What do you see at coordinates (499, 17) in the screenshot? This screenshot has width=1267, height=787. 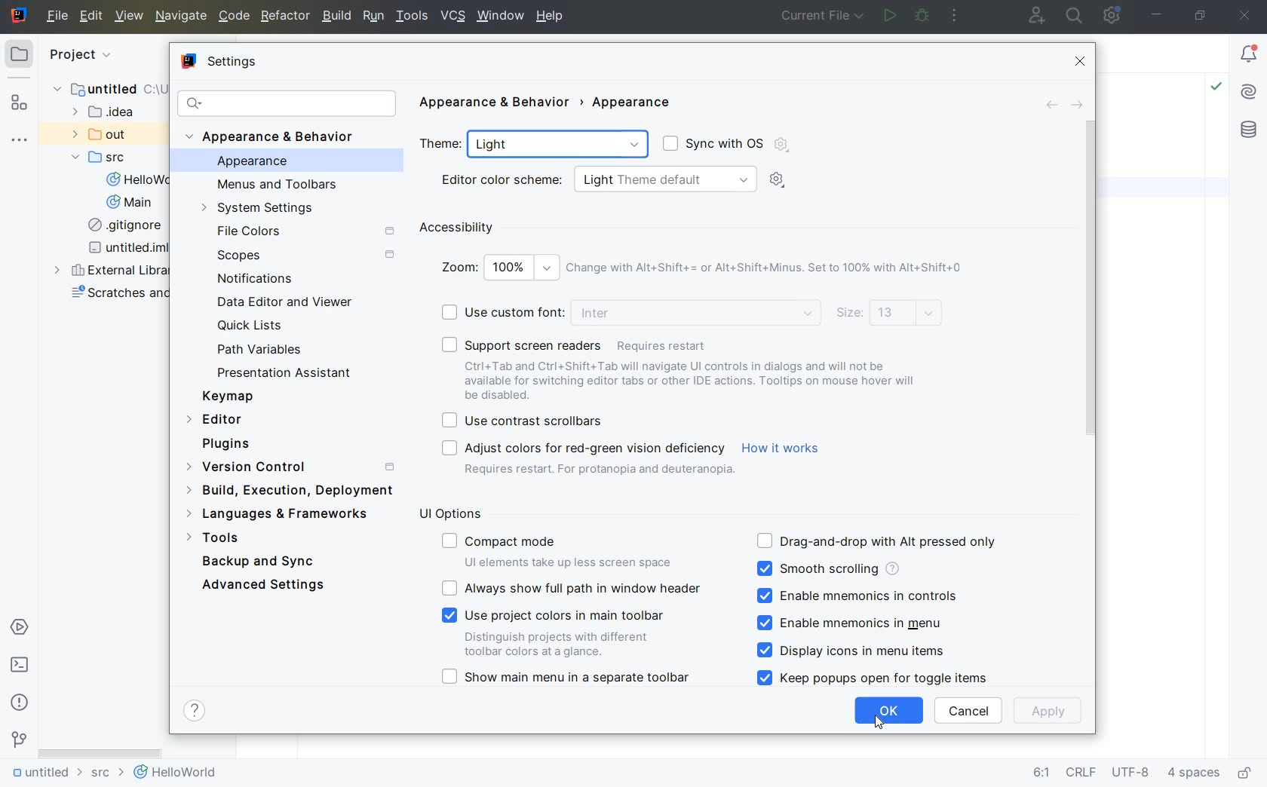 I see `WINDOW` at bounding box center [499, 17].